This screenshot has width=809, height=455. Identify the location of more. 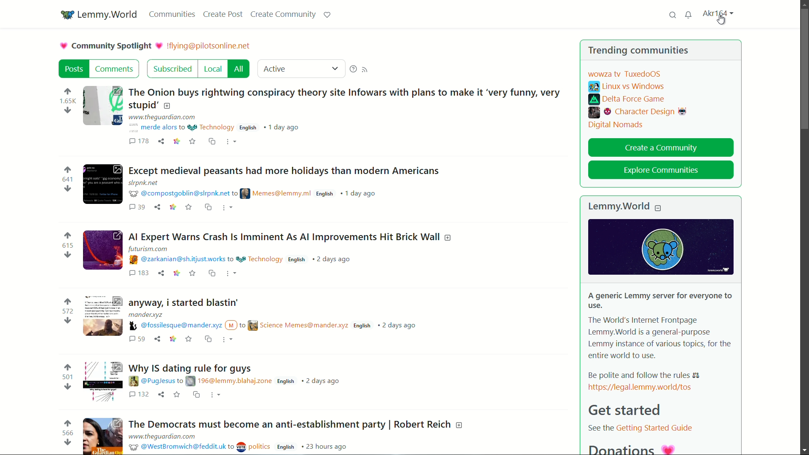
(214, 395).